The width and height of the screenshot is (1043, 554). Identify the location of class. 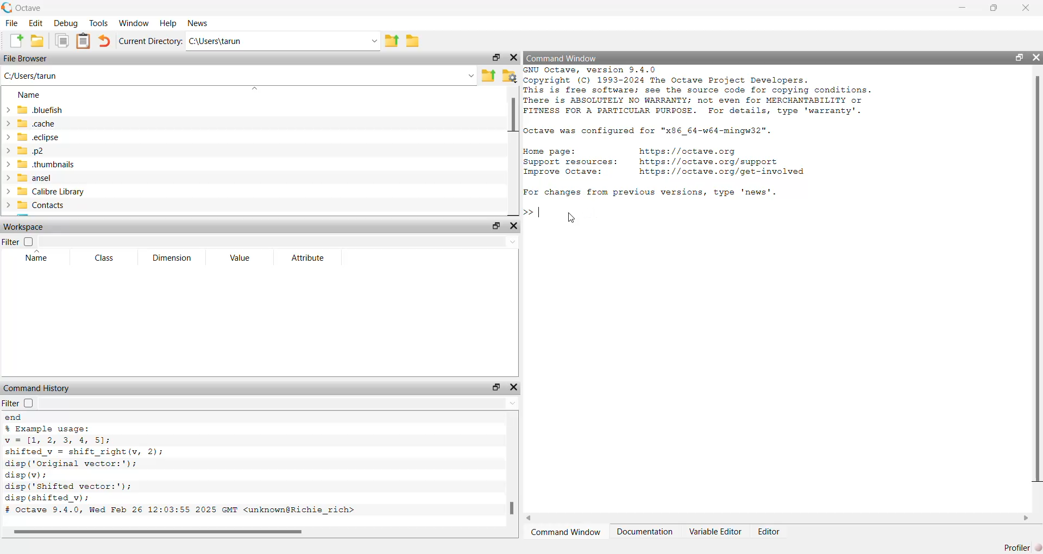
(102, 259).